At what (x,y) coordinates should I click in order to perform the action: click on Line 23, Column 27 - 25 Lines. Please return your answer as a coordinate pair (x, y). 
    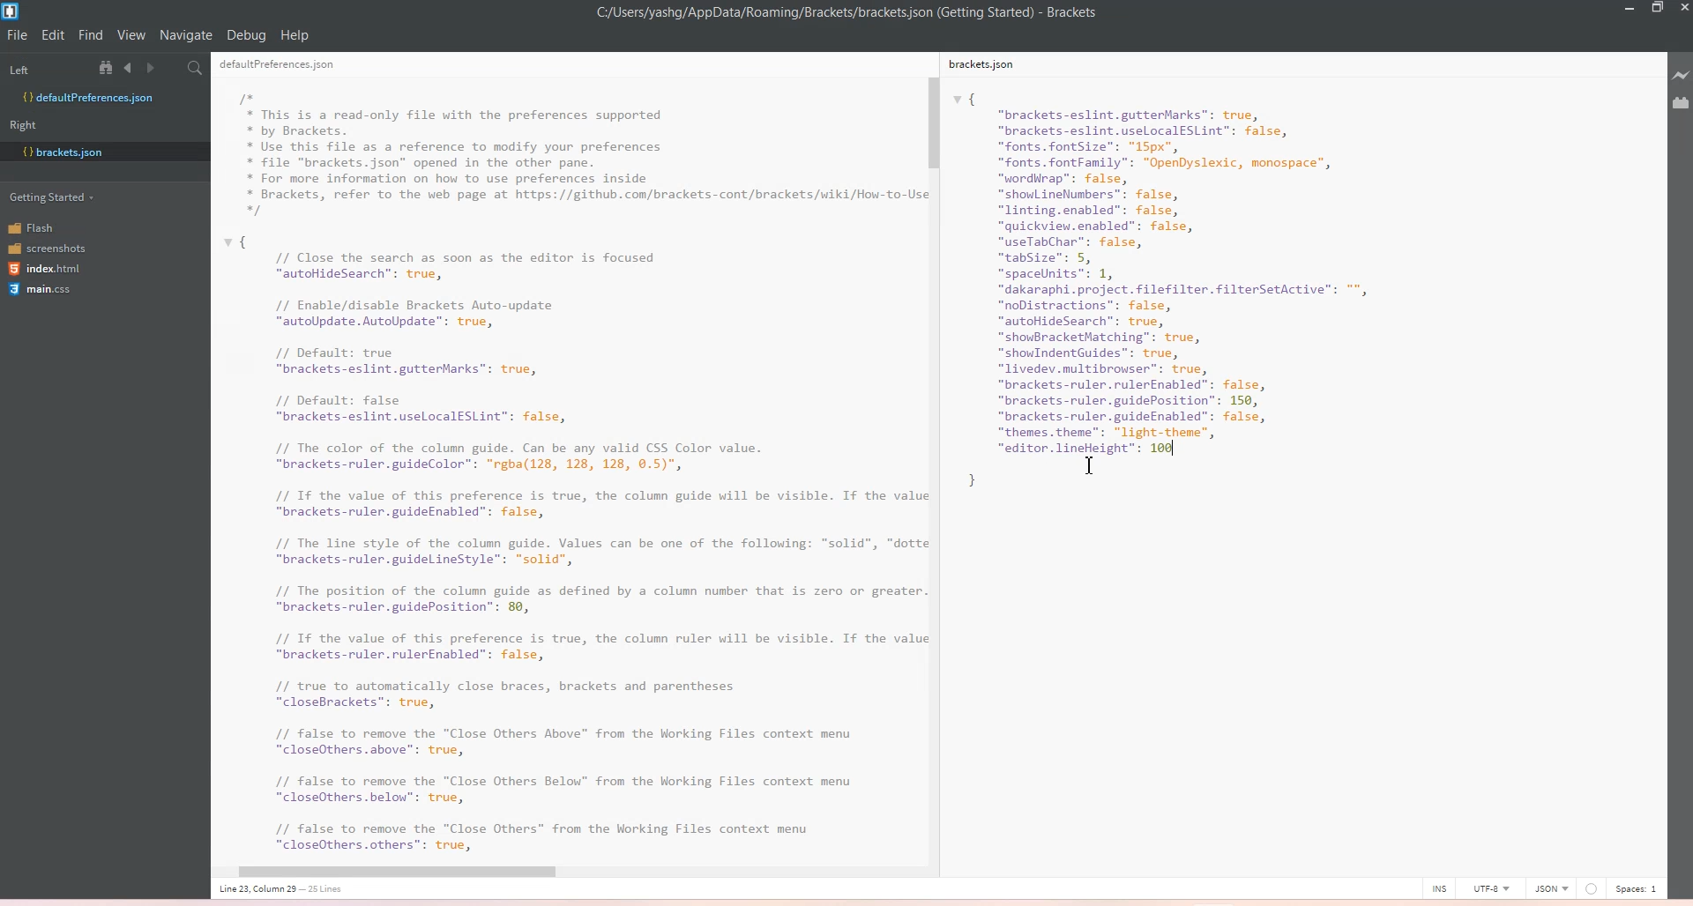
    Looking at the image, I should click on (317, 891).